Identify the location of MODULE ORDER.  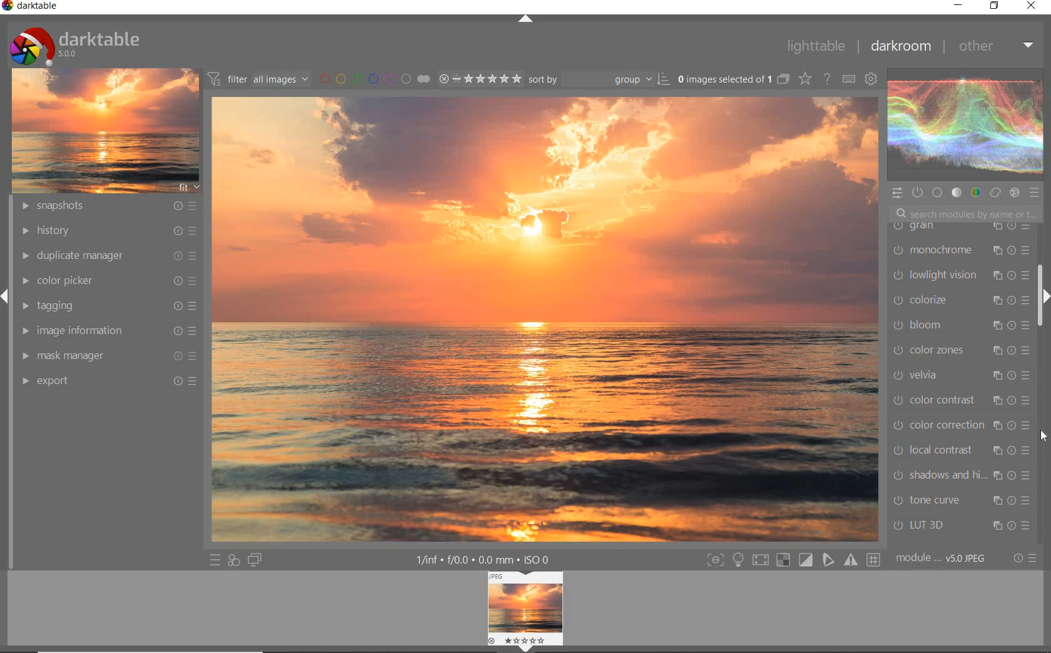
(942, 559).